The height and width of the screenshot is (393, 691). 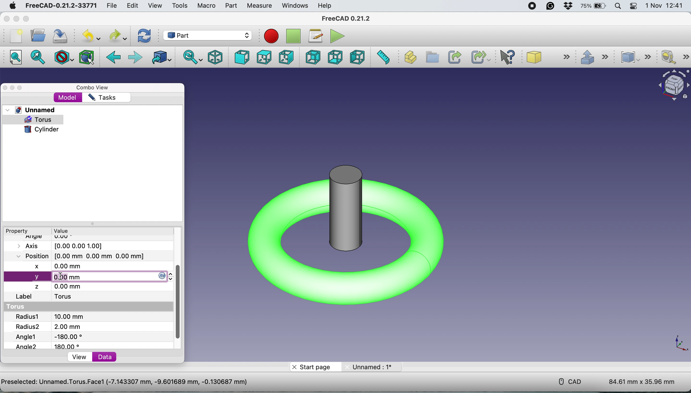 What do you see at coordinates (102, 98) in the screenshot?
I see `tasks` at bounding box center [102, 98].